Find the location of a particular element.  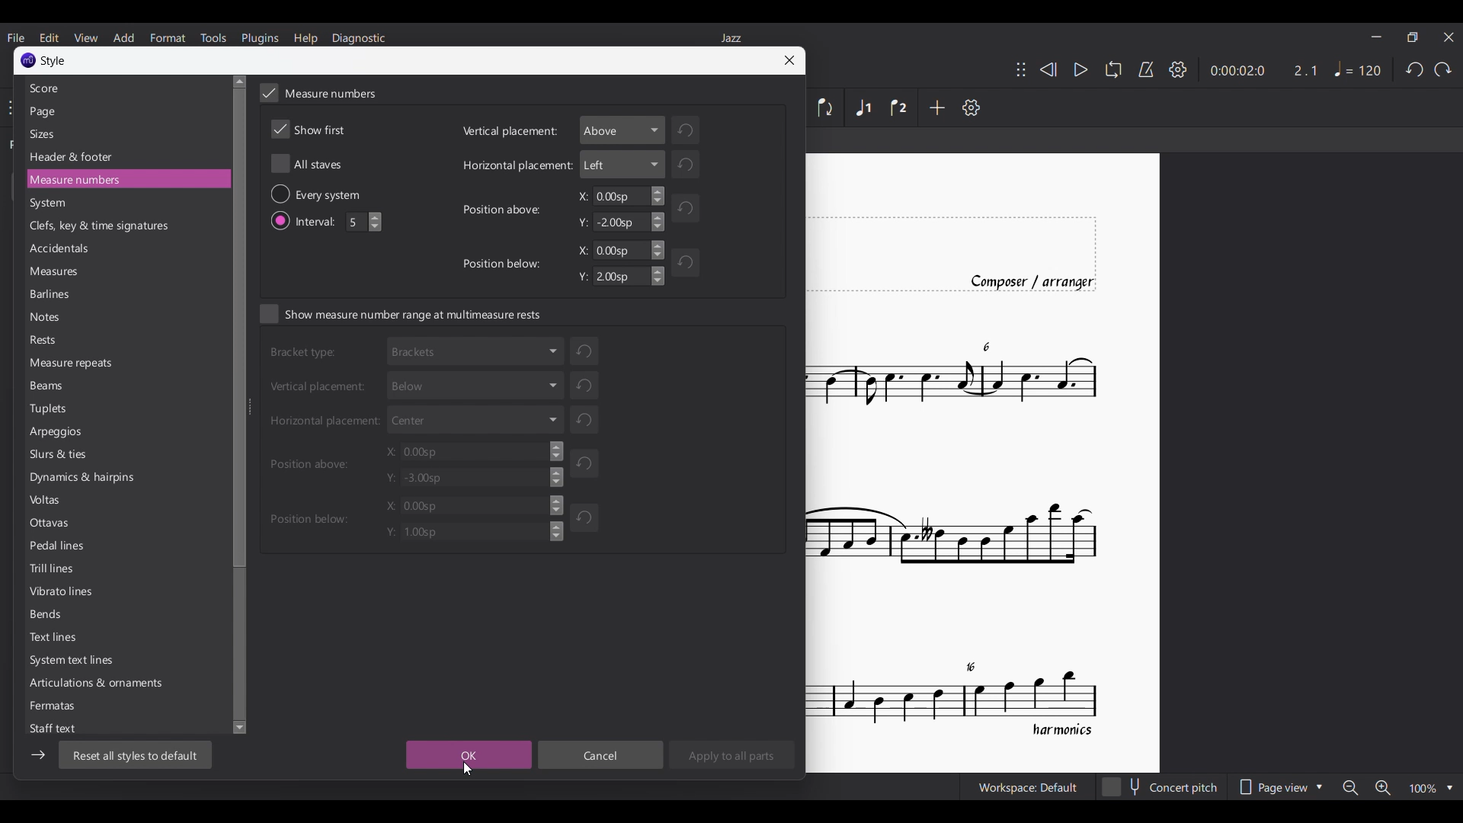

Cancel is located at coordinates (600, 754).